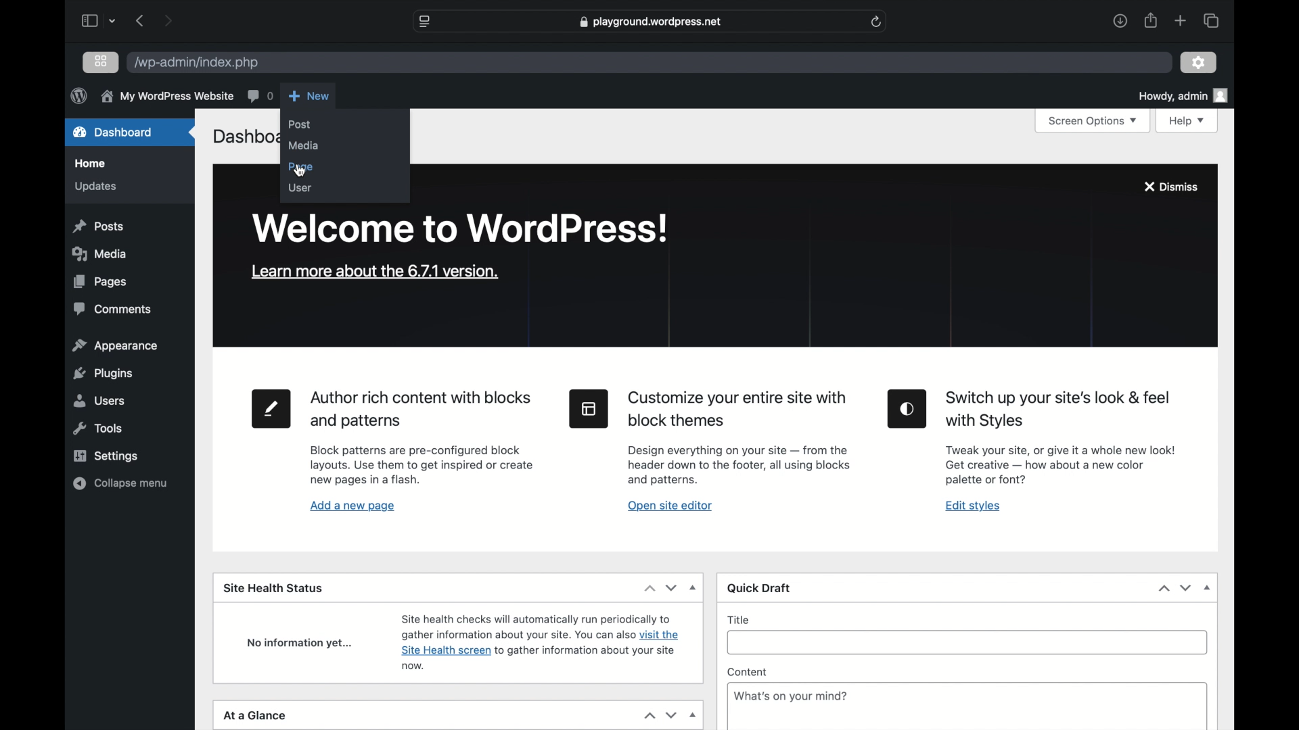 The width and height of the screenshot is (1299, 730). What do you see at coordinates (1199, 63) in the screenshot?
I see `settings` at bounding box center [1199, 63].